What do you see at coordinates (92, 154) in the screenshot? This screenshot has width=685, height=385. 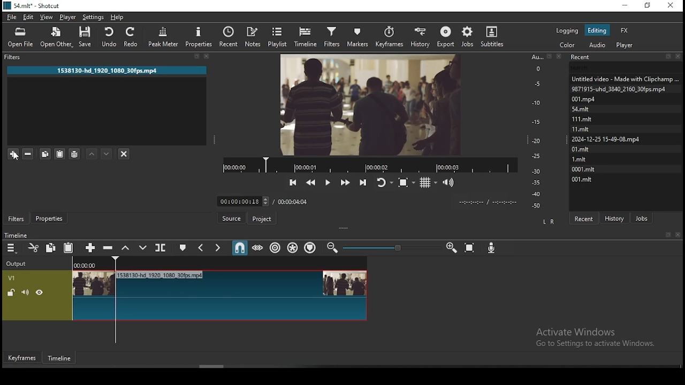 I see `move filter up` at bounding box center [92, 154].